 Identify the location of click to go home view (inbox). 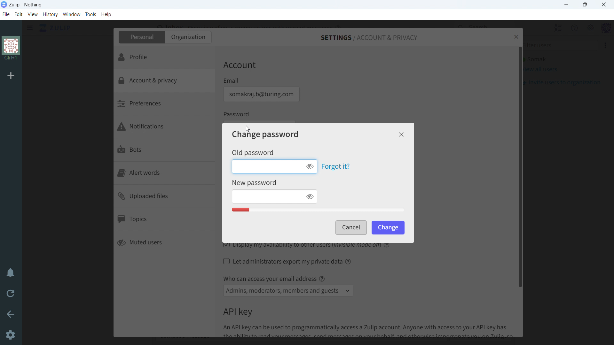
(56, 27).